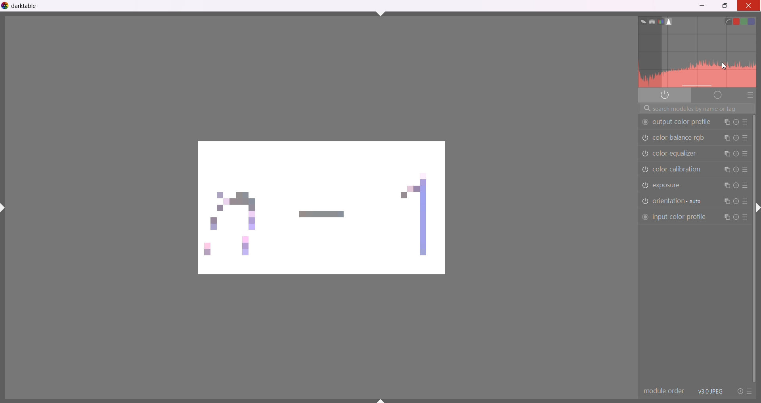 The height and width of the screenshot is (403, 761). I want to click on instance, so click(727, 186).